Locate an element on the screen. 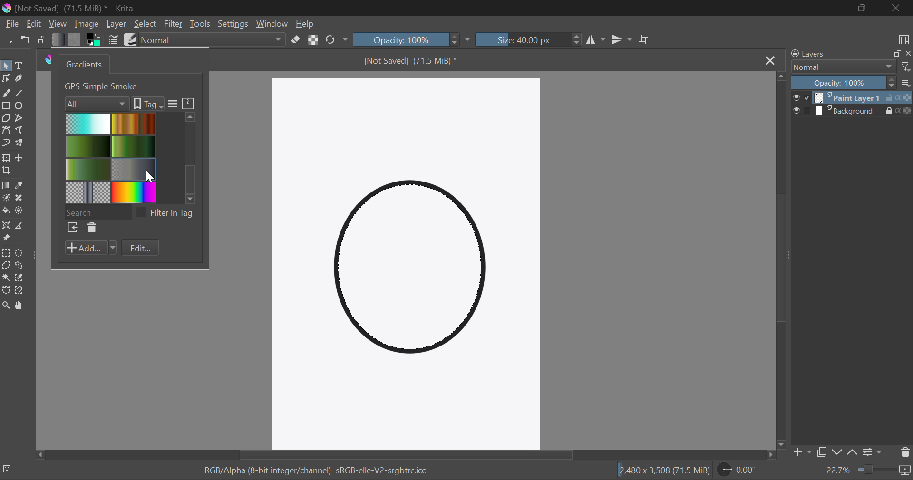 The height and width of the screenshot is (480, 913). 12,480 x 3,508 (71.5 MiB) is located at coordinates (664, 470).